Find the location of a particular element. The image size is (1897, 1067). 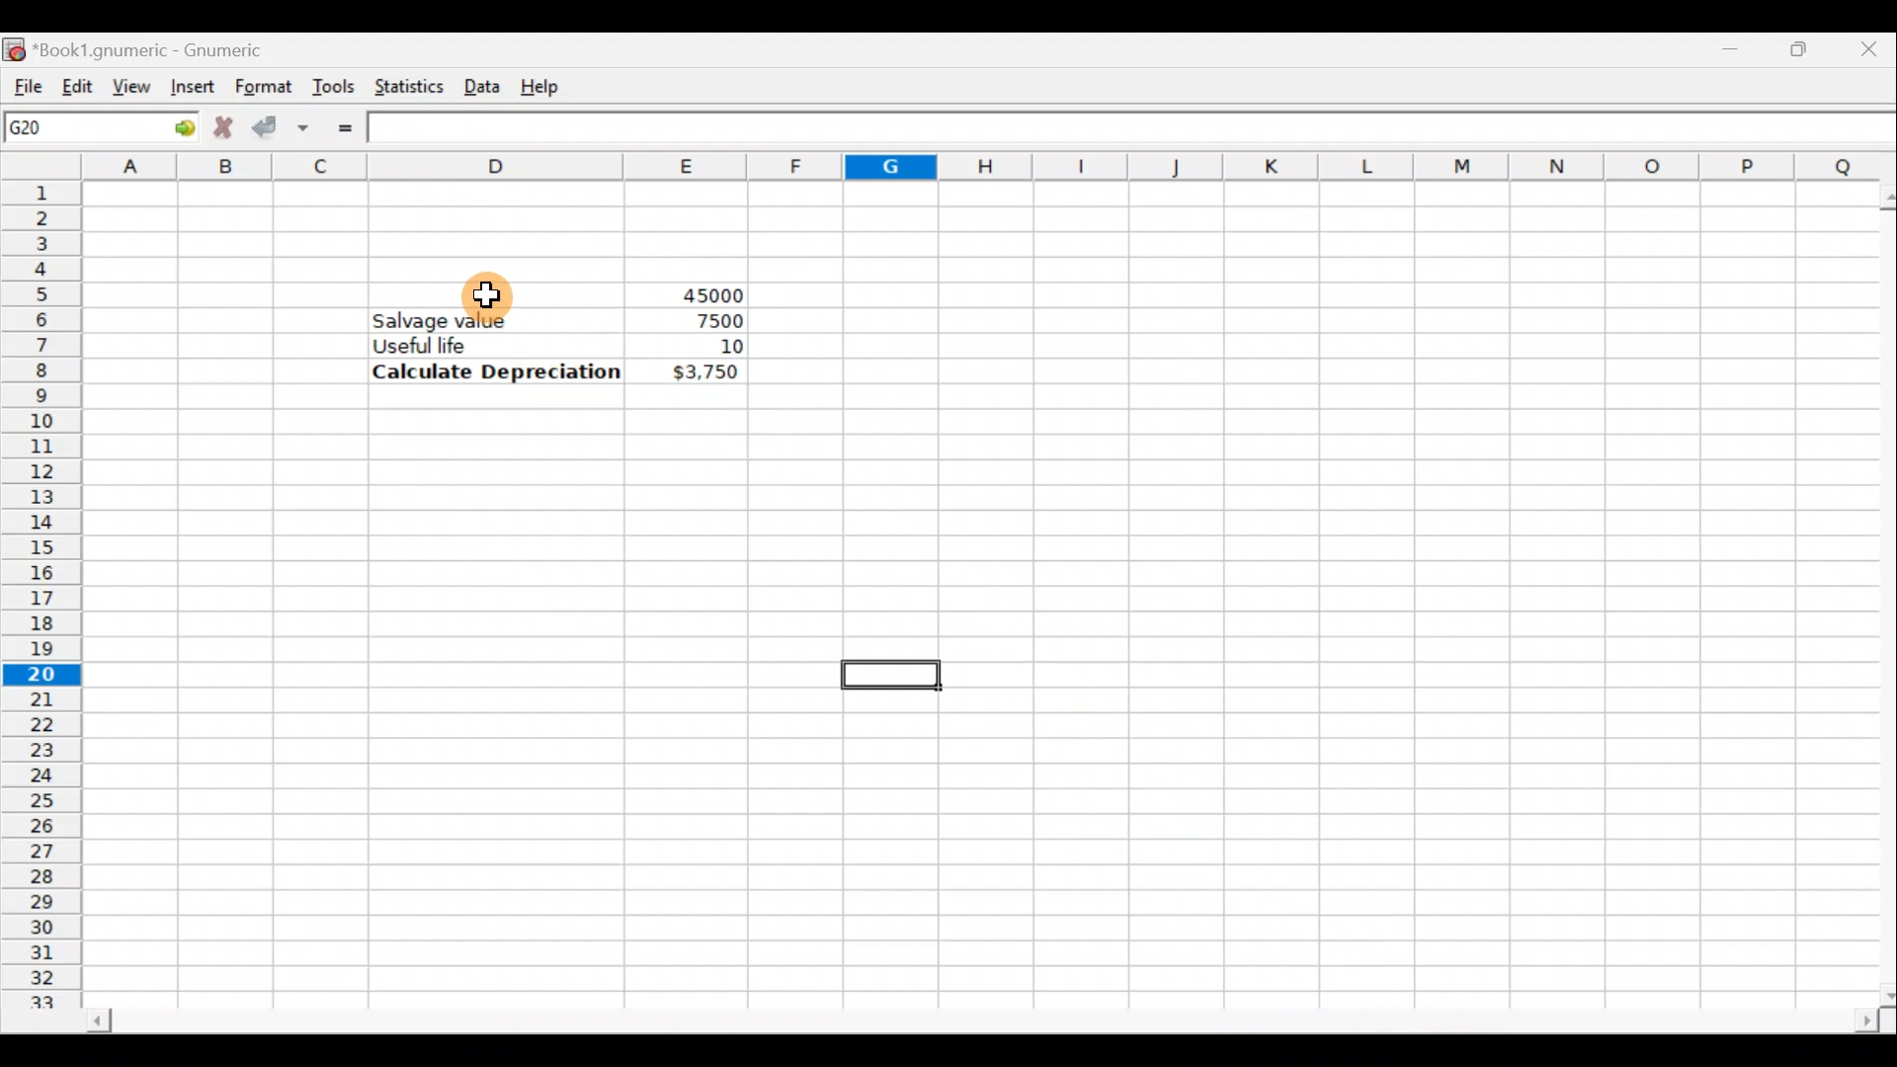

Edit is located at coordinates (76, 85).